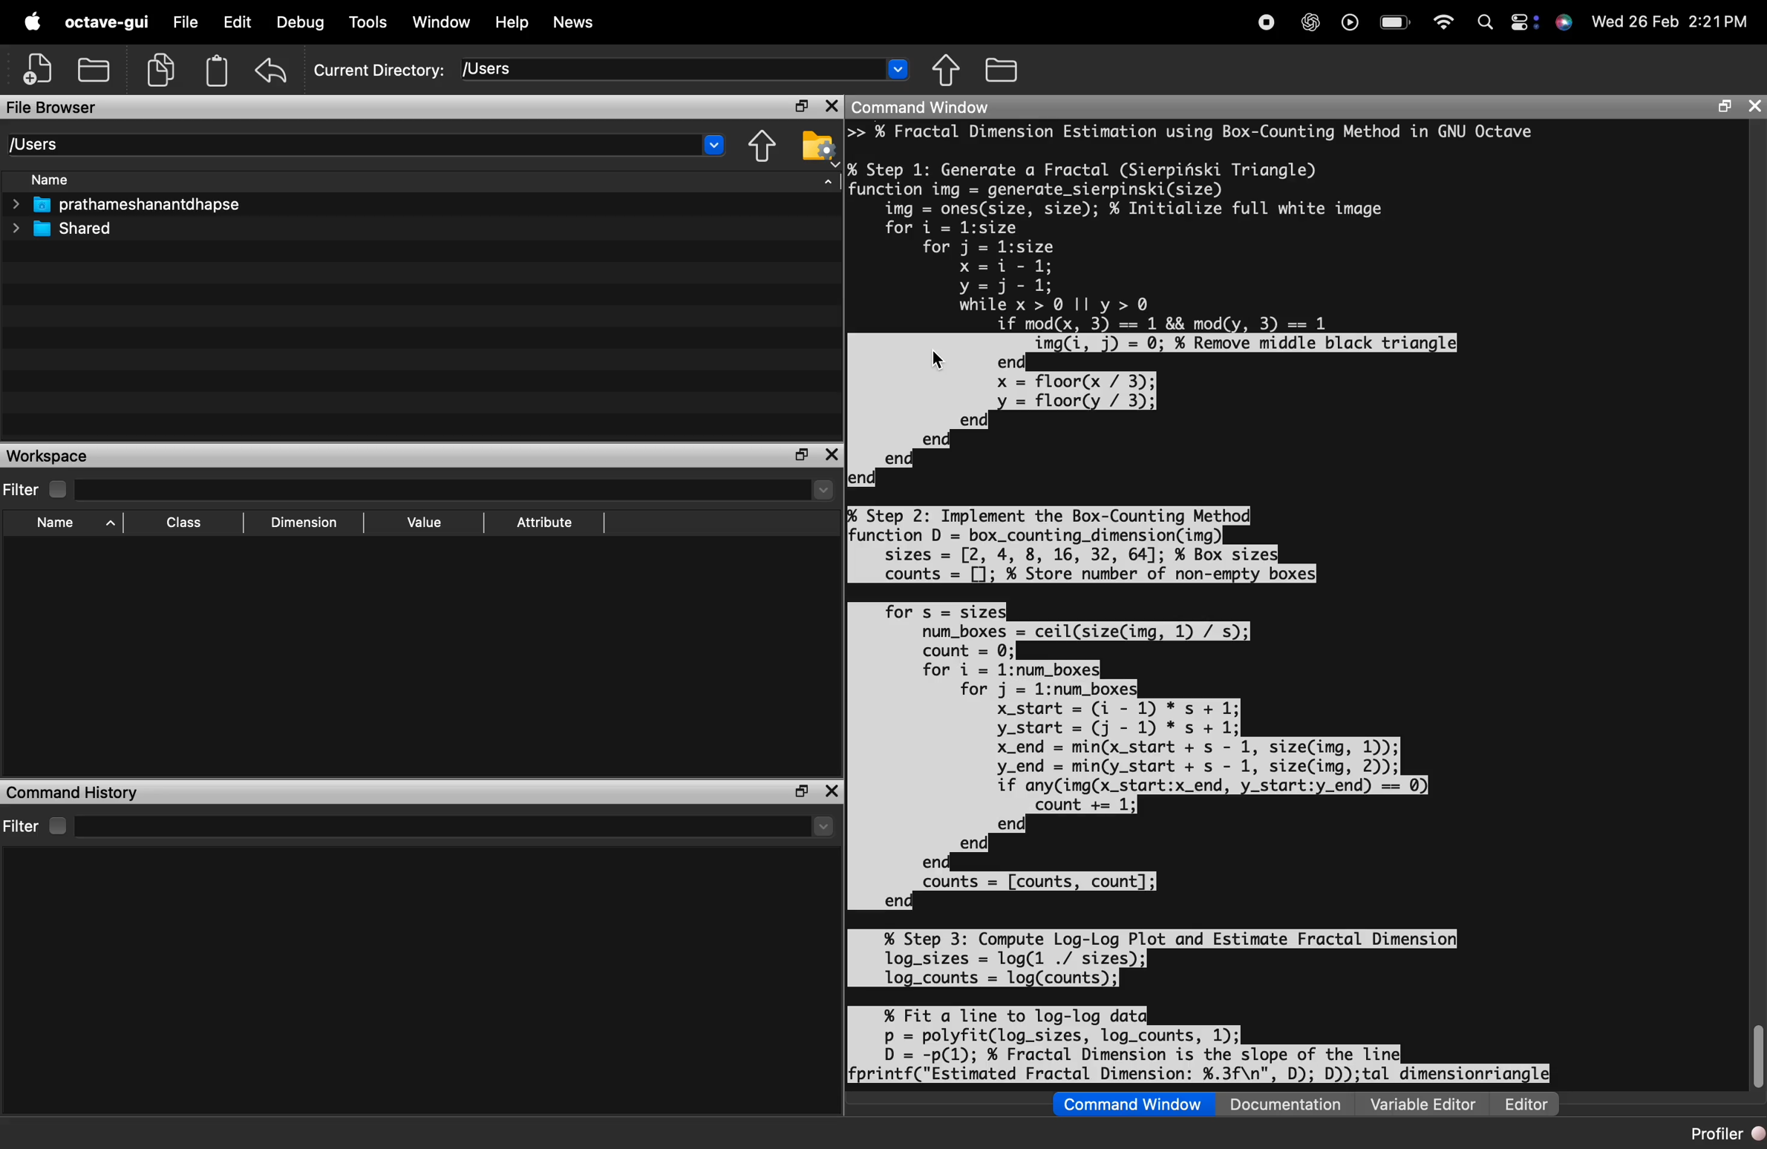 Image resolution: width=1767 pixels, height=1149 pixels. Describe the element at coordinates (40, 69) in the screenshot. I see `add` at that location.